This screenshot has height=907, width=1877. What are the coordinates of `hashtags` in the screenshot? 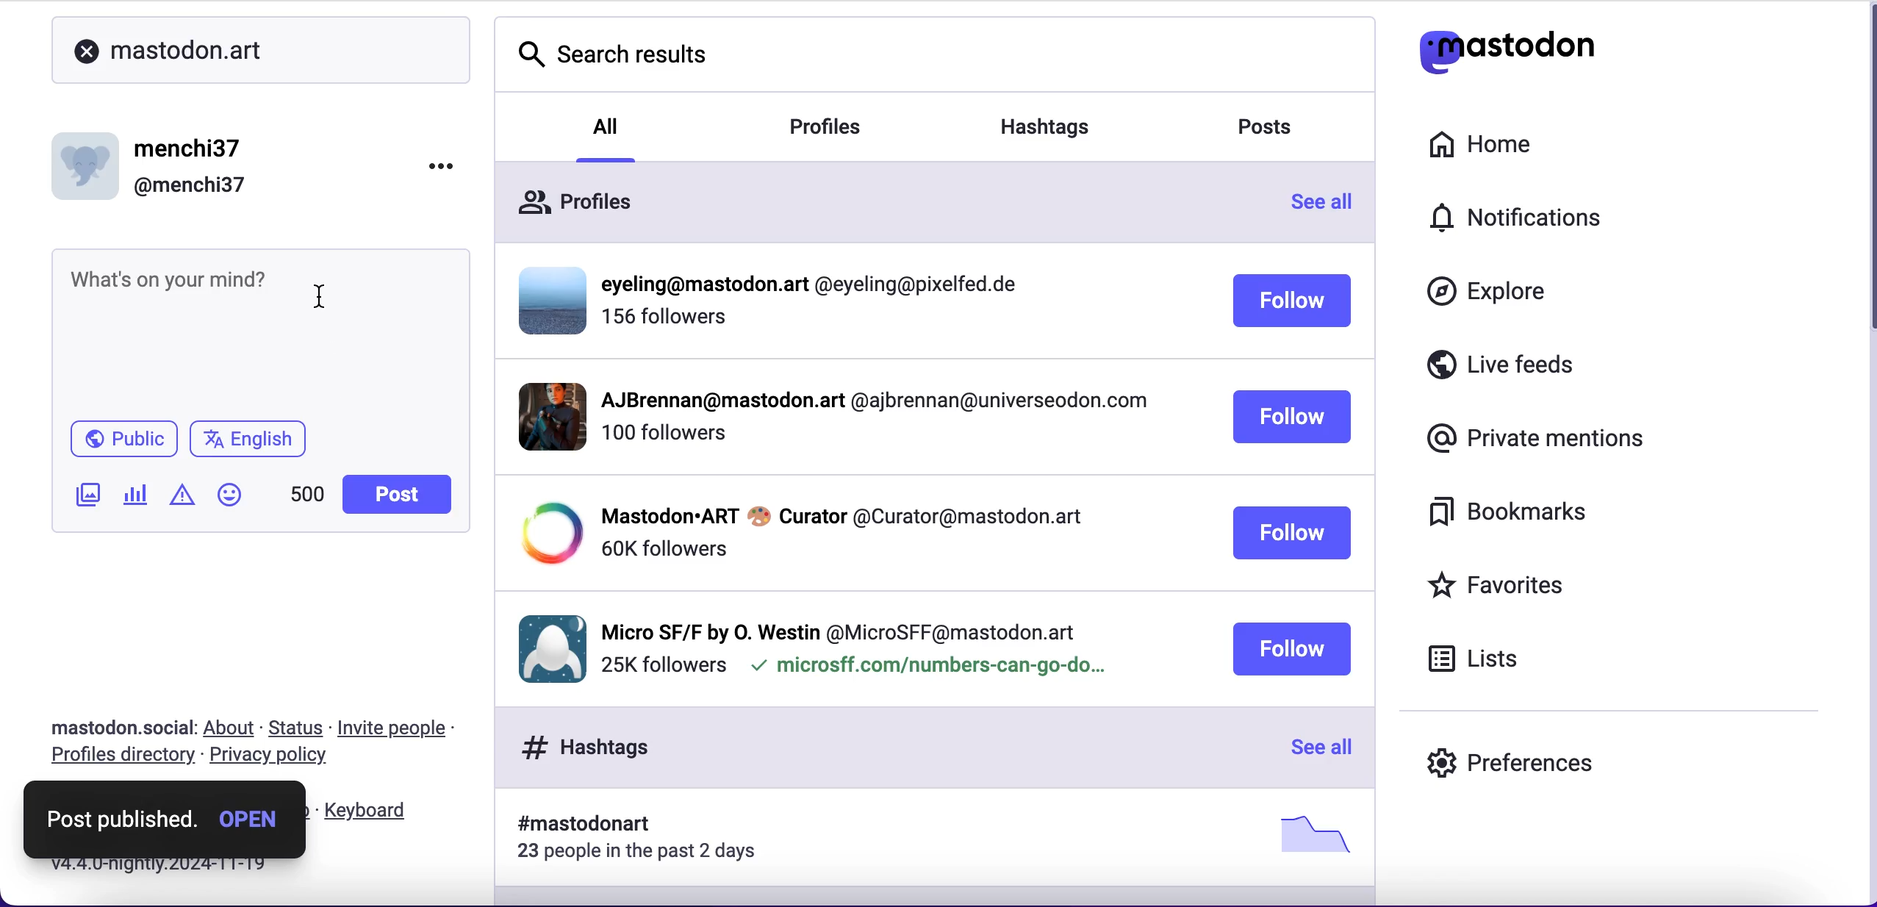 It's located at (578, 747).